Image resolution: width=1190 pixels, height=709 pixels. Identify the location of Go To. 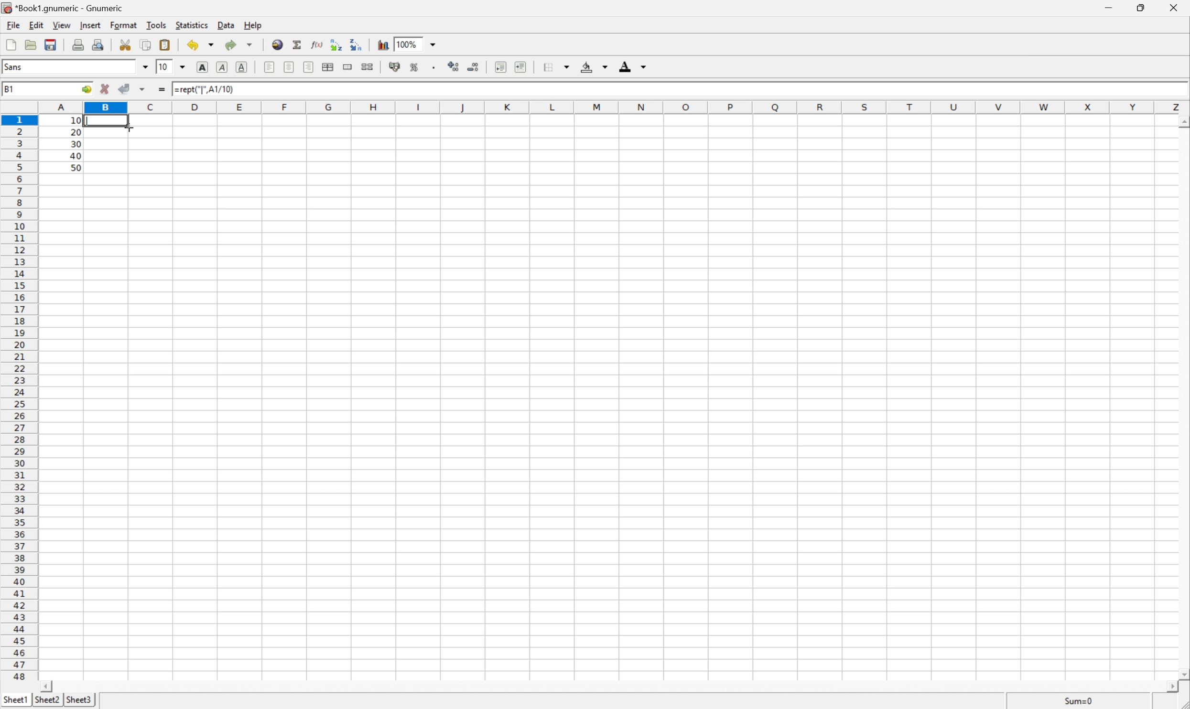
(86, 90).